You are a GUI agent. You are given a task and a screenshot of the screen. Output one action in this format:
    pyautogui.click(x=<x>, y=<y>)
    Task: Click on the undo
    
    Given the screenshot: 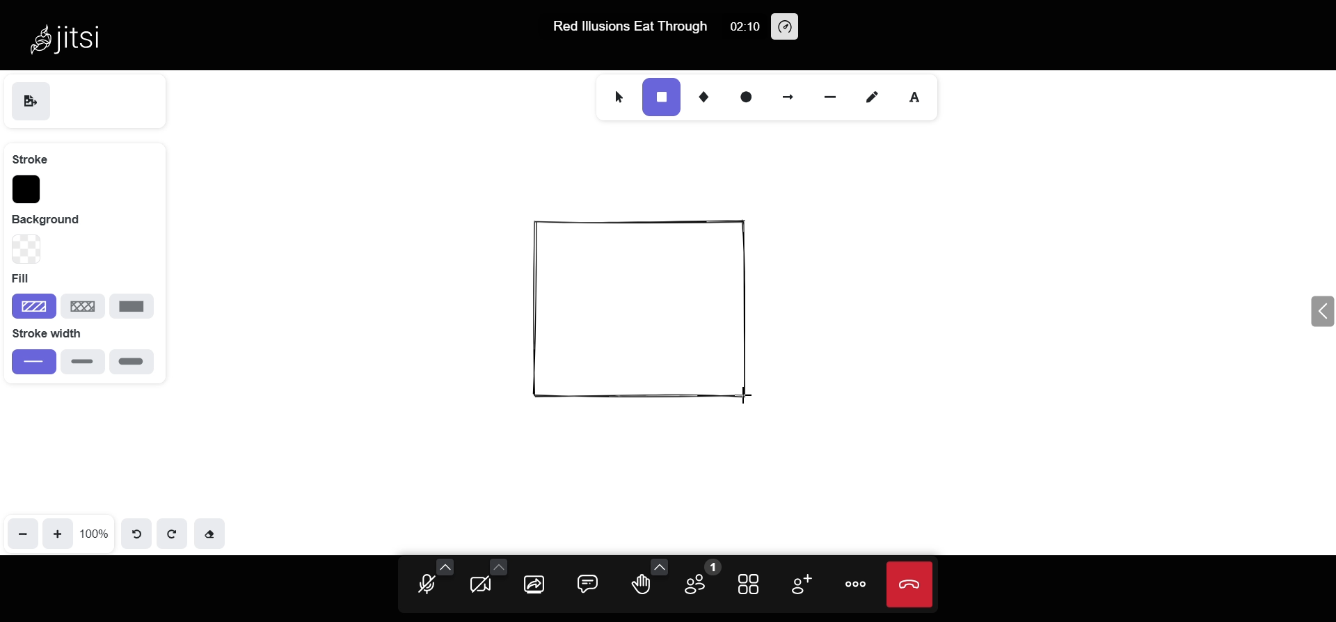 What is the action you would take?
    pyautogui.click(x=141, y=532)
    